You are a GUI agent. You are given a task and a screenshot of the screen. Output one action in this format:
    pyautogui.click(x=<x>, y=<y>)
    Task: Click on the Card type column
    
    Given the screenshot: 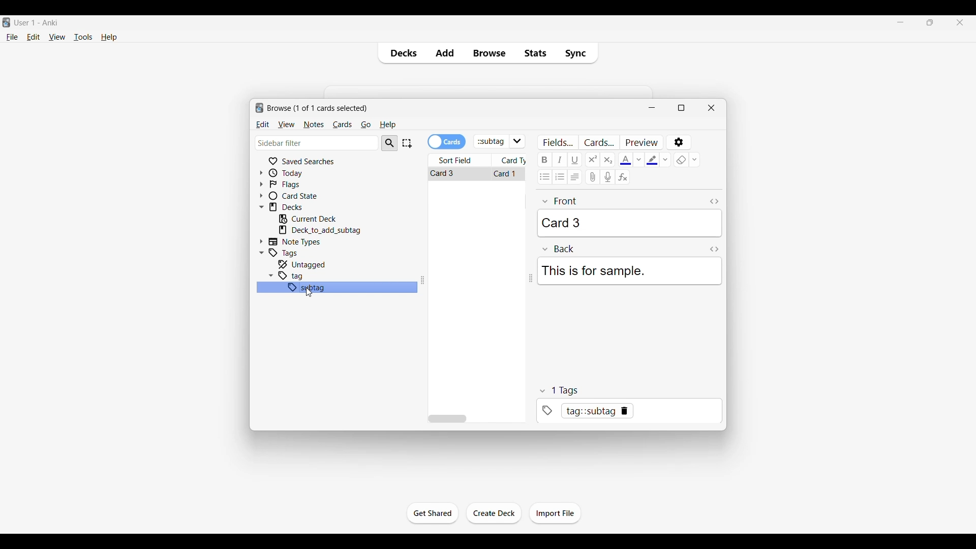 What is the action you would take?
    pyautogui.click(x=511, y=159)
    